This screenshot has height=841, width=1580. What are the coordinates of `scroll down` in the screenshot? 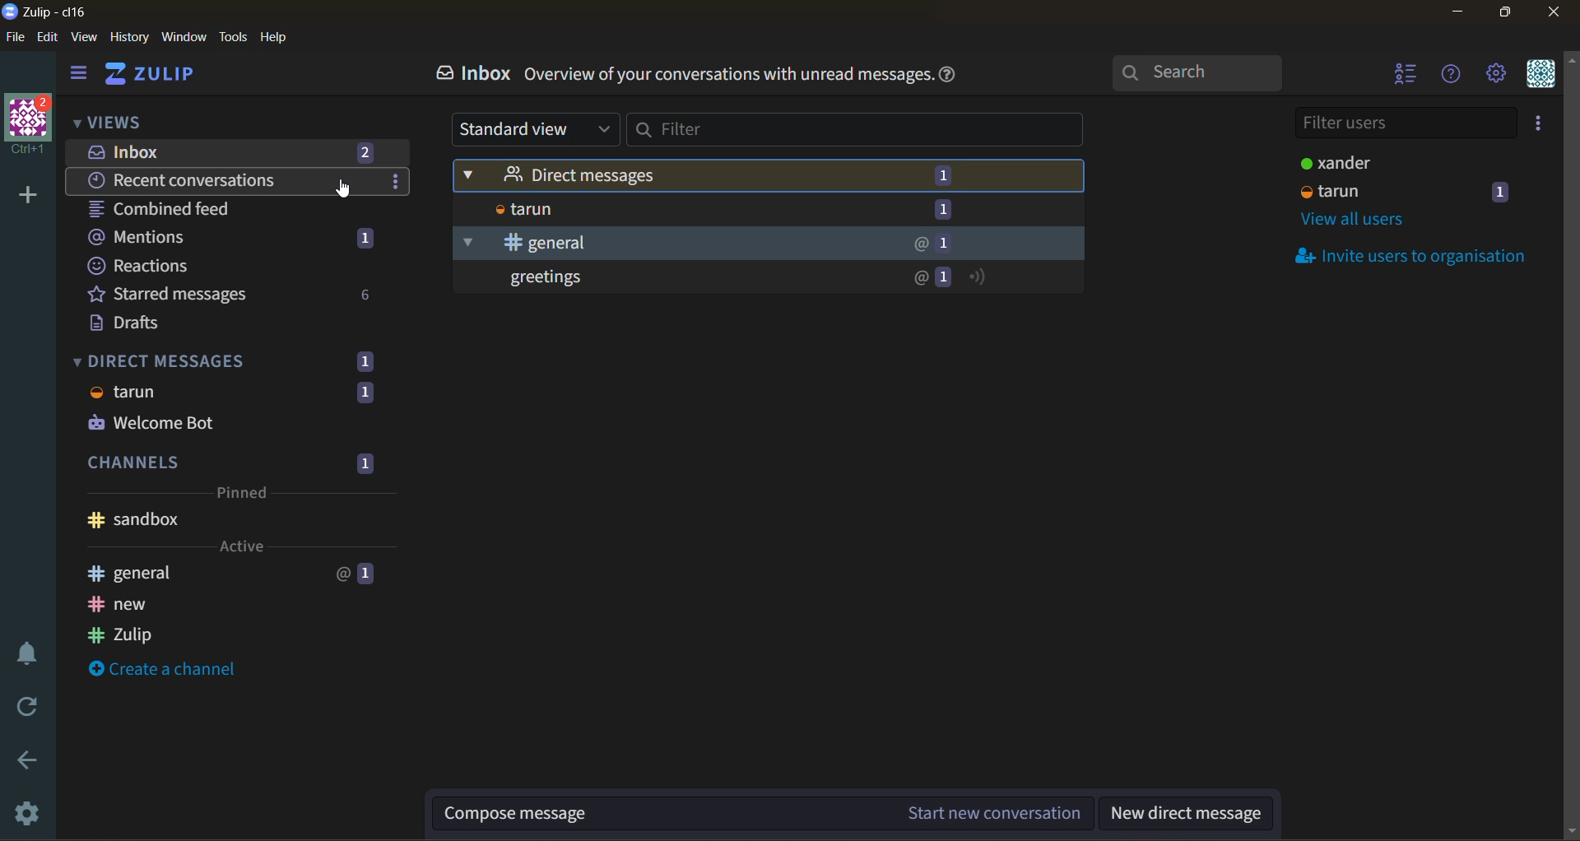 It's located at (1570, 833).